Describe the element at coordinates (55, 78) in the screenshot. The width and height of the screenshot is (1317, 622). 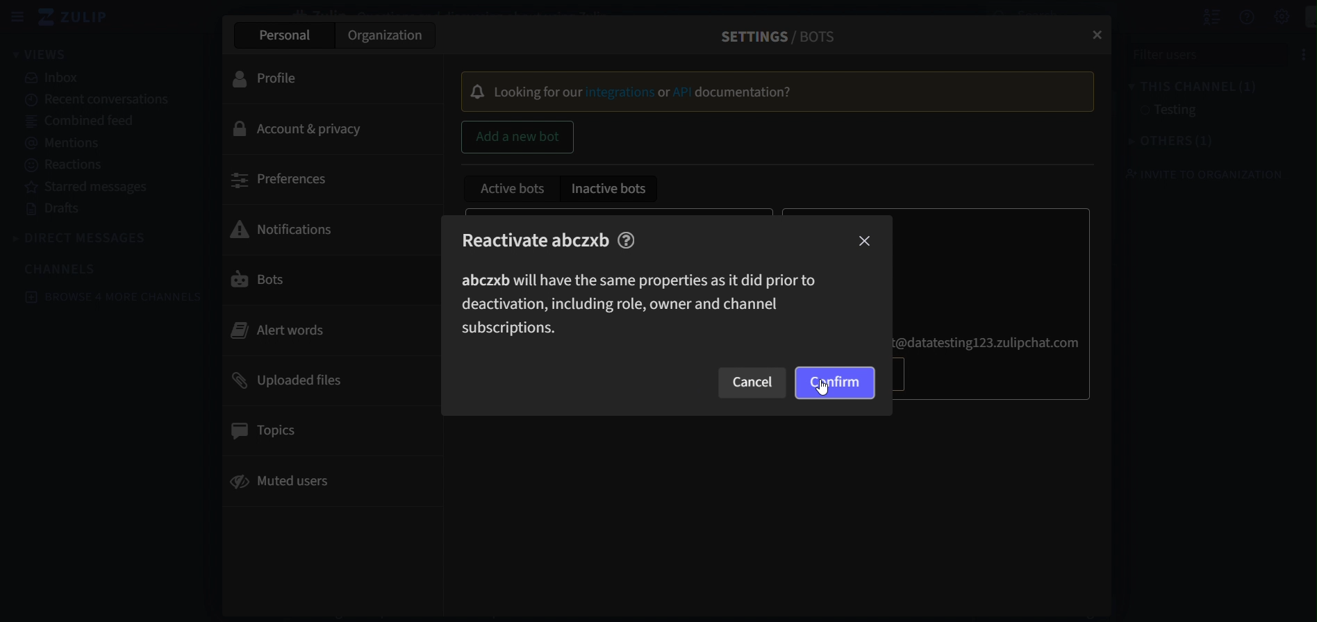
I see `inbox` at that location.